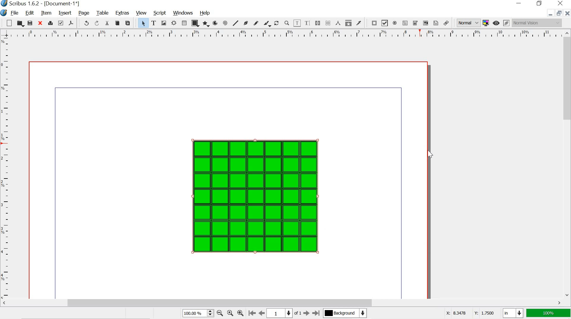 The image size is (571, 319). What do you see at coordinates (30, 13) in the screenshot?
I see `edit` at bounding box center [30, 13].